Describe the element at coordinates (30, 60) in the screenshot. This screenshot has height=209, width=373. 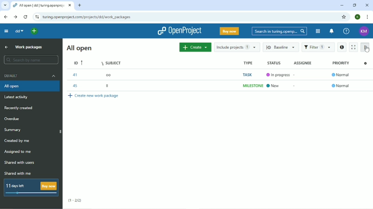
I see `Search by name` at that location.